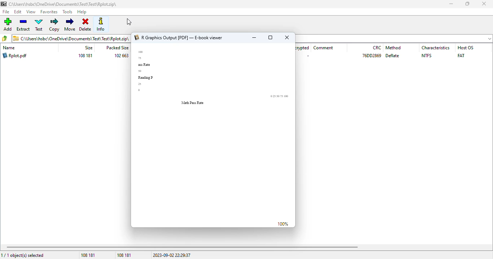 Image resolution: width=493 pixels, height=259 pixels. Describe the element at coordinates (461, 56) in the screenshot. I see `FAT` at that location.